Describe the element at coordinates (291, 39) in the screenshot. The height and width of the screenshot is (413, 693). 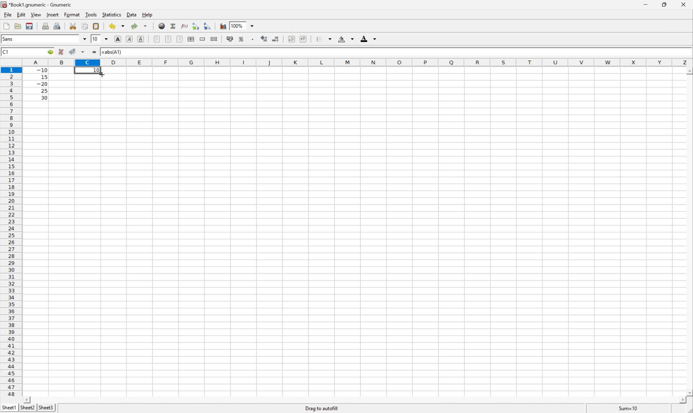
I see `decrease Indent, and align the content to the left` at that location.